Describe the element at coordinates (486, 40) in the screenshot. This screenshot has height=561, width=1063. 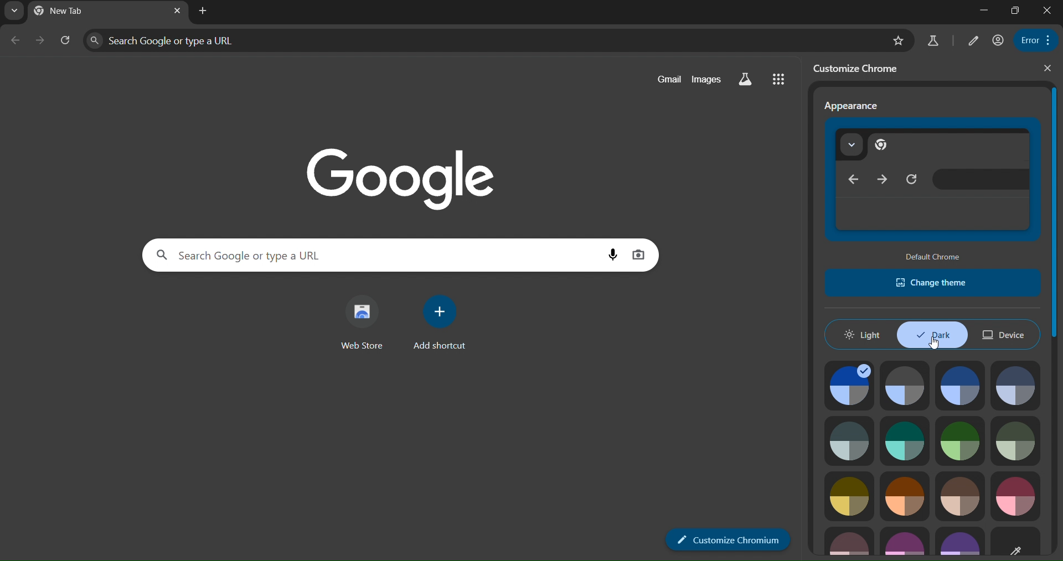
I see `search panel` at that location.